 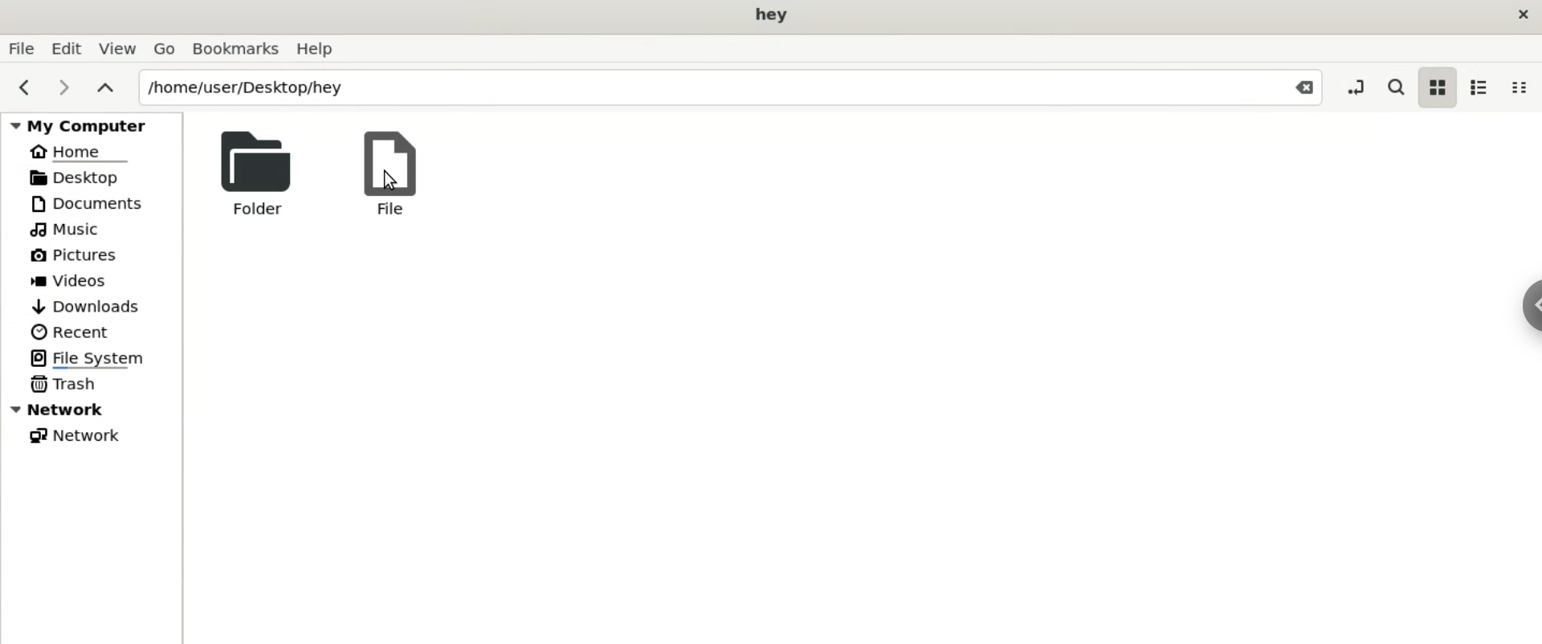 What do you see at coordinates (63, 382) in the screenshot?
I see `trash` at bounding box center [63, 382].